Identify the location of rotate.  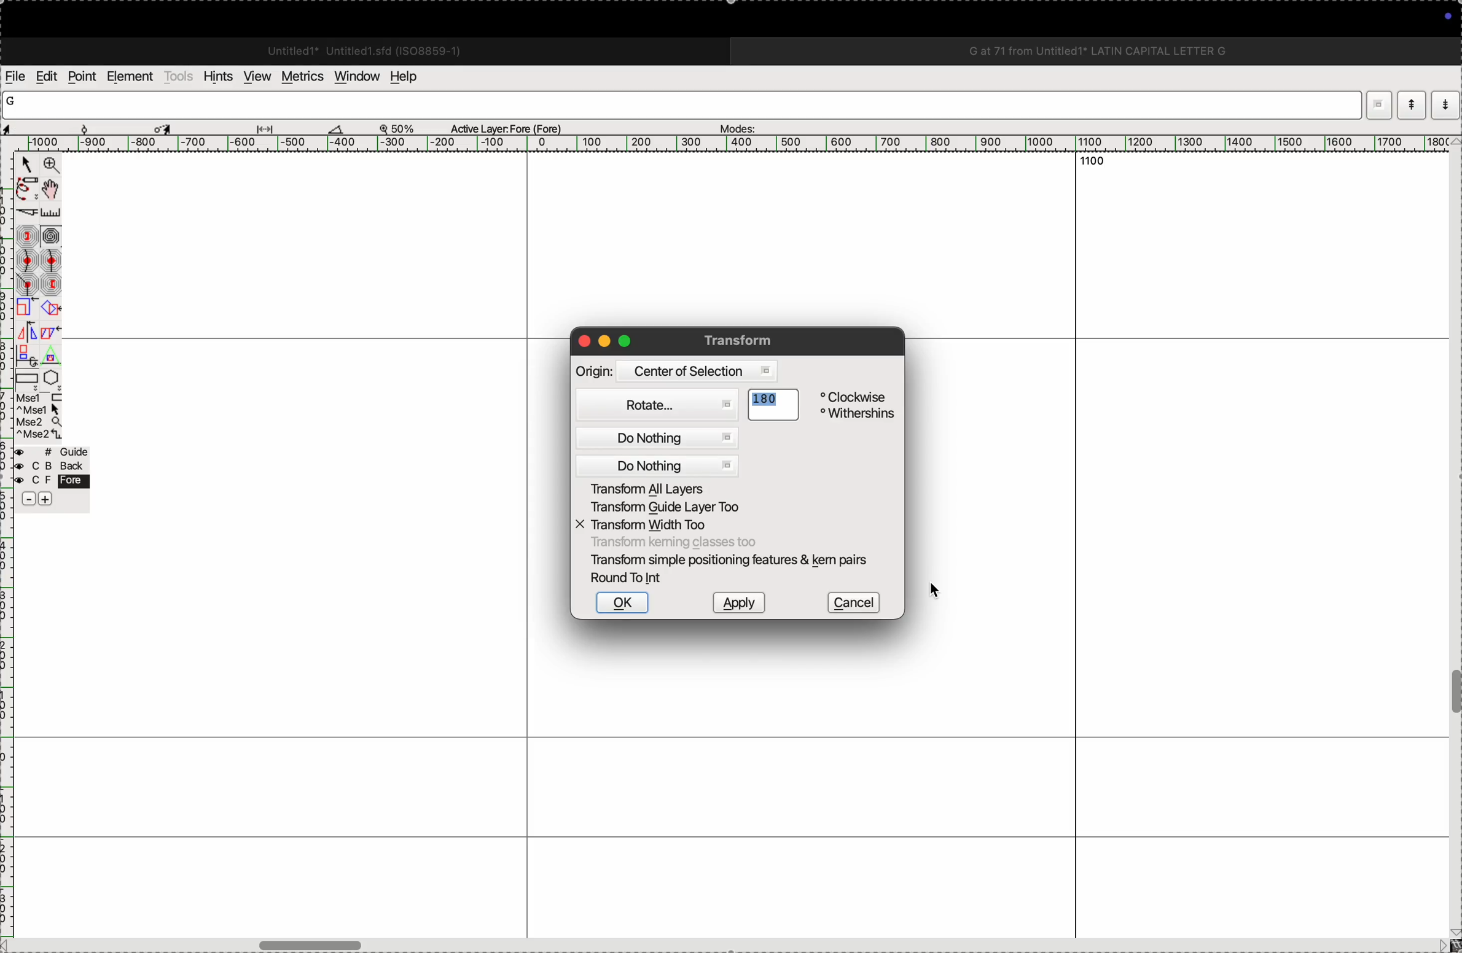
(50, 309).